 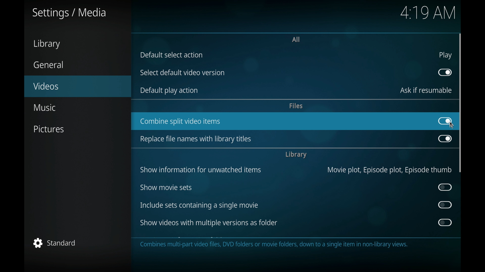 I want to click on replace file names, so click(x=196, y=139).